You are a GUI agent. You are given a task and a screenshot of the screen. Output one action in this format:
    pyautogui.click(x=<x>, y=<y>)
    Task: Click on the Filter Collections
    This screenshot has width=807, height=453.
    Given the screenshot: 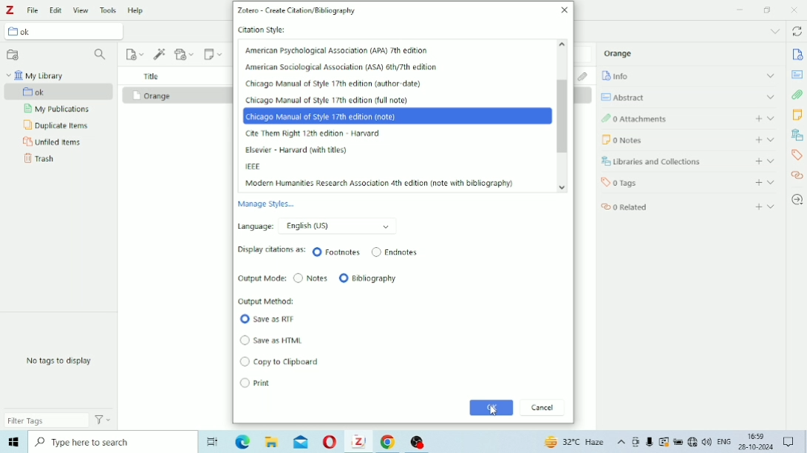 What is the action you would take?
    pyautogui.click(x=101, y=55)
    